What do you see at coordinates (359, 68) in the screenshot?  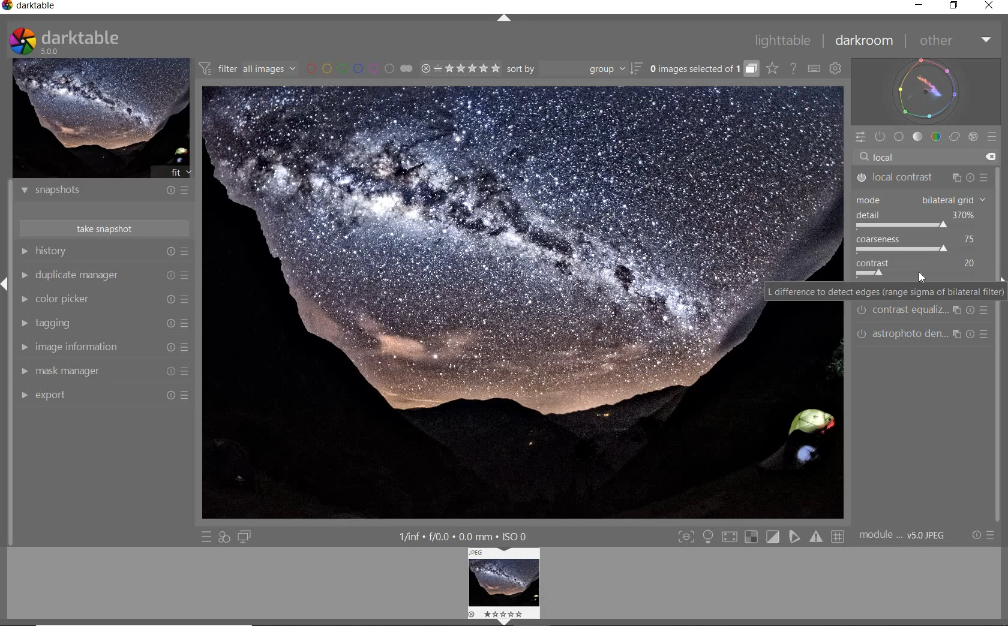 I see `FILTER BY IMAGE COLOR LABEL` at bounding box center [359, 68].